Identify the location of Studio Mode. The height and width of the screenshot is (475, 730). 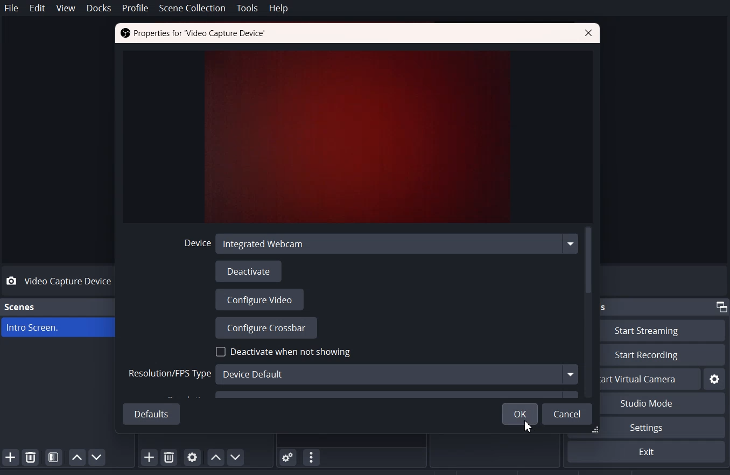
(662, 403).